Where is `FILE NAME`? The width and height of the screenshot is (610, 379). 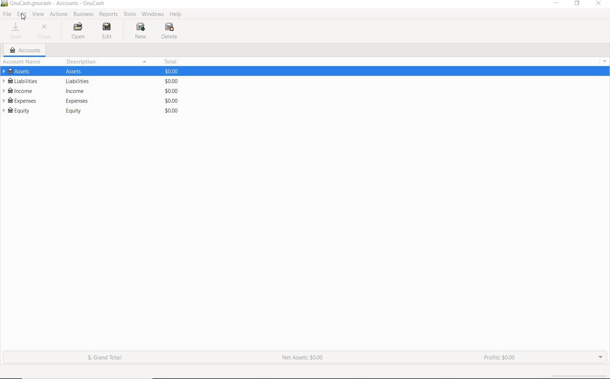
FILE NAME is located at coordinates (53, 3).